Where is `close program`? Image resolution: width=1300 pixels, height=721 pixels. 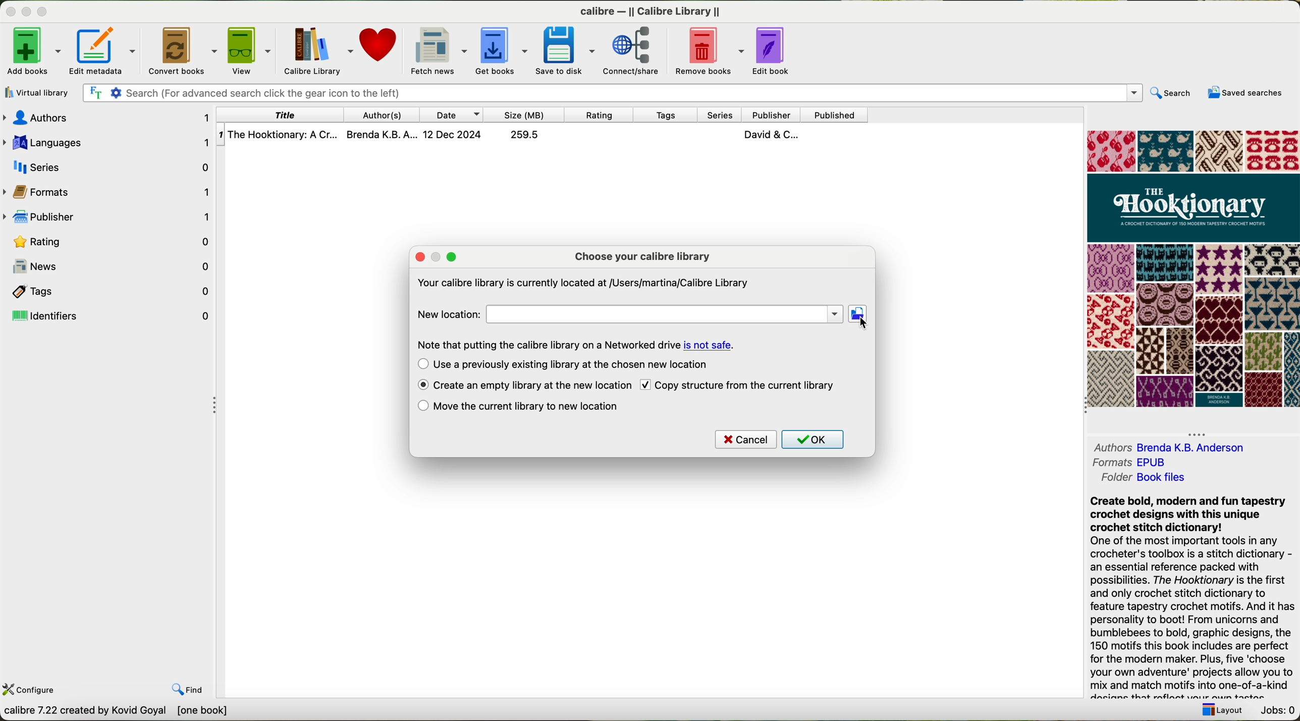
close program is located at coordinates (10, 11).